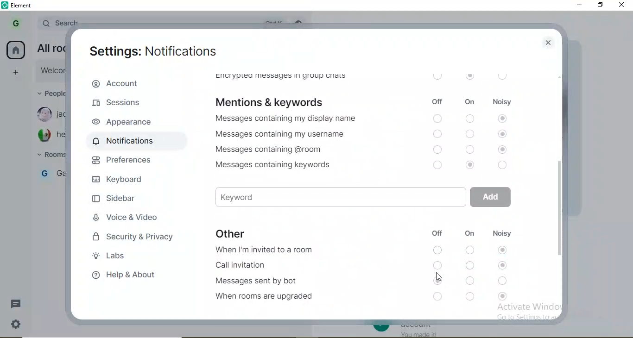 The width and height of the screenshot is (633, 338). I want to click on messages, so click(19, 304).